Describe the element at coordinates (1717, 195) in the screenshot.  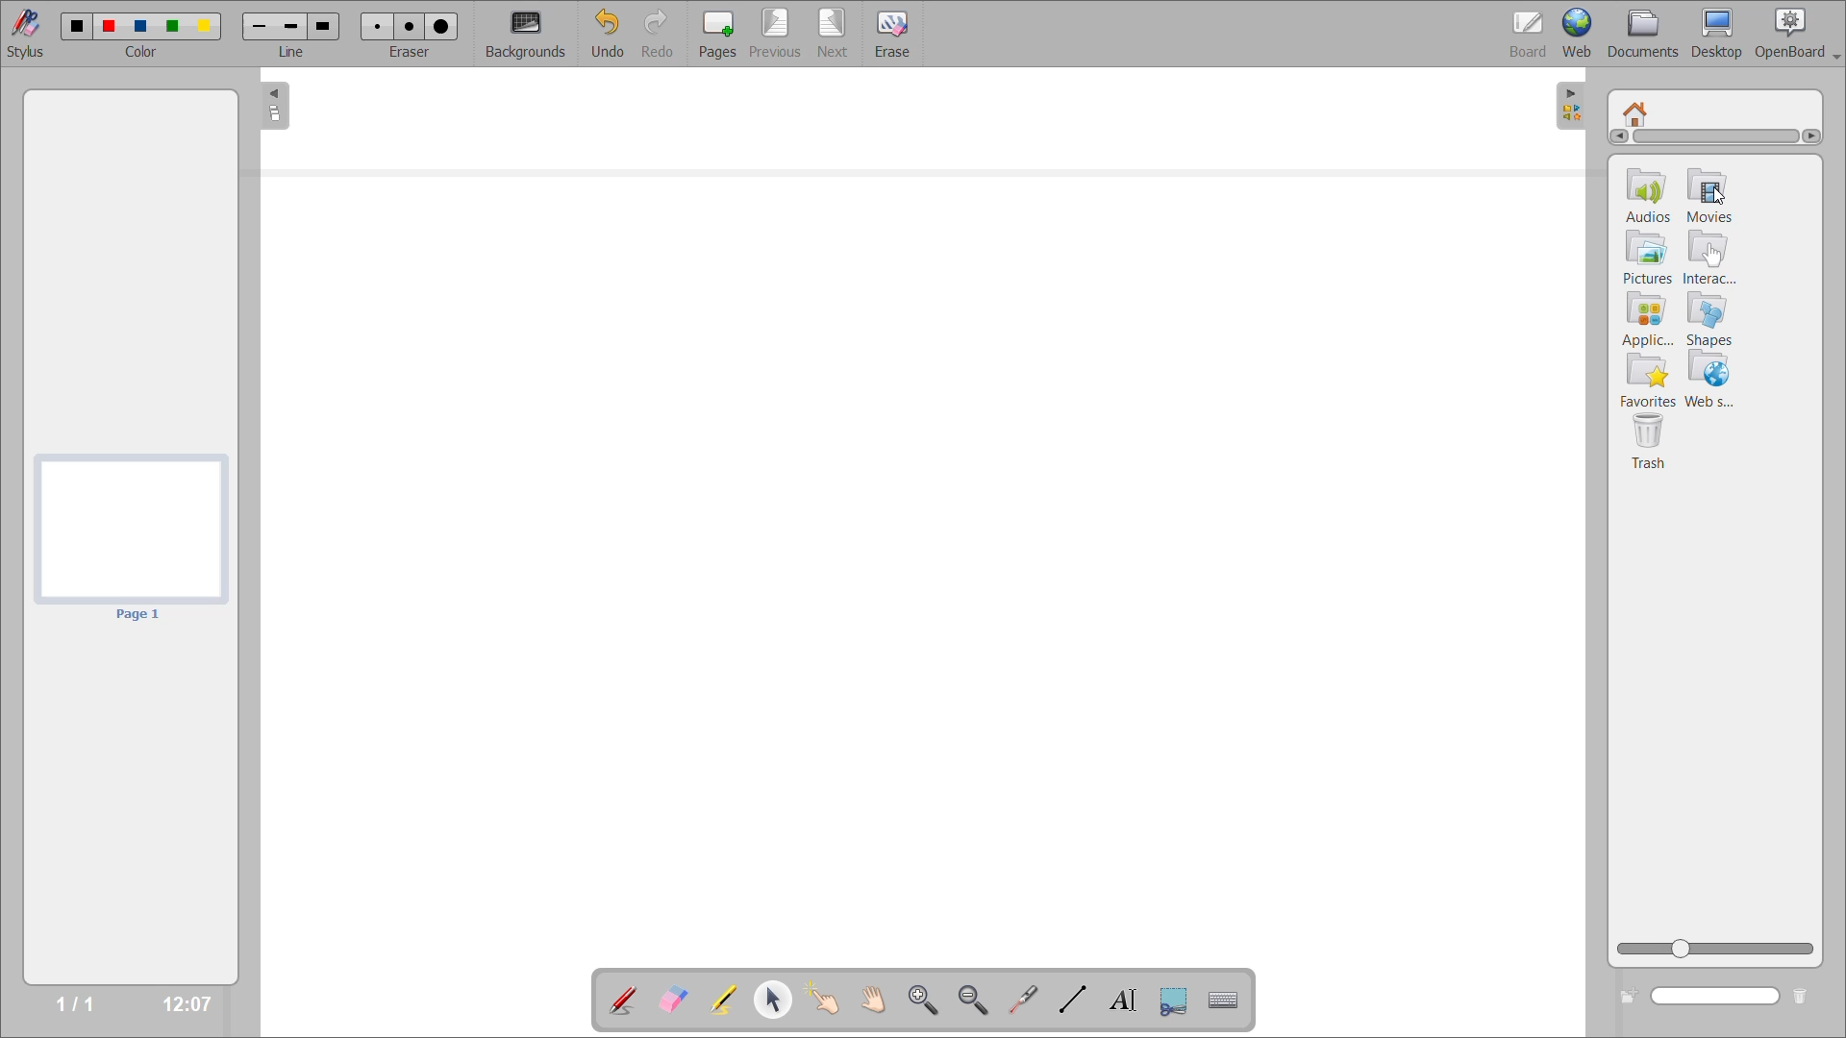
I see `cursor` at that location.